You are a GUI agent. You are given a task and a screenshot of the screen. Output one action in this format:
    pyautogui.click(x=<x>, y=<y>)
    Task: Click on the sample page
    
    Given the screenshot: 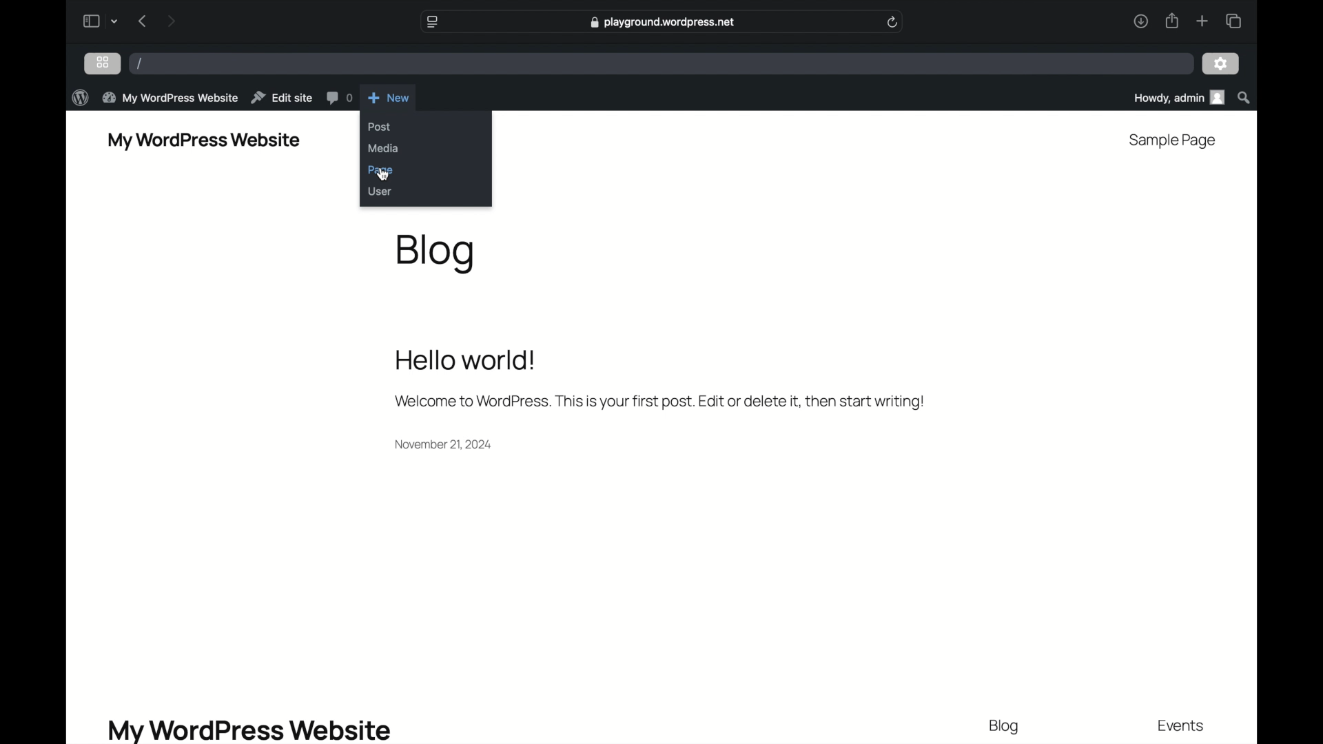 What is the action you would take?
    pyautogui.click(x=1173, y=141)
    